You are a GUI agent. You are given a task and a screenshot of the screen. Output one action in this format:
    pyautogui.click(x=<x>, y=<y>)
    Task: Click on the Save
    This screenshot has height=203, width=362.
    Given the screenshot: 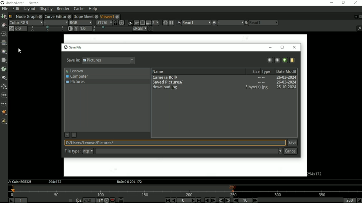 What is the action you would take?
    pyautogui.click(x=292, y=142)
    